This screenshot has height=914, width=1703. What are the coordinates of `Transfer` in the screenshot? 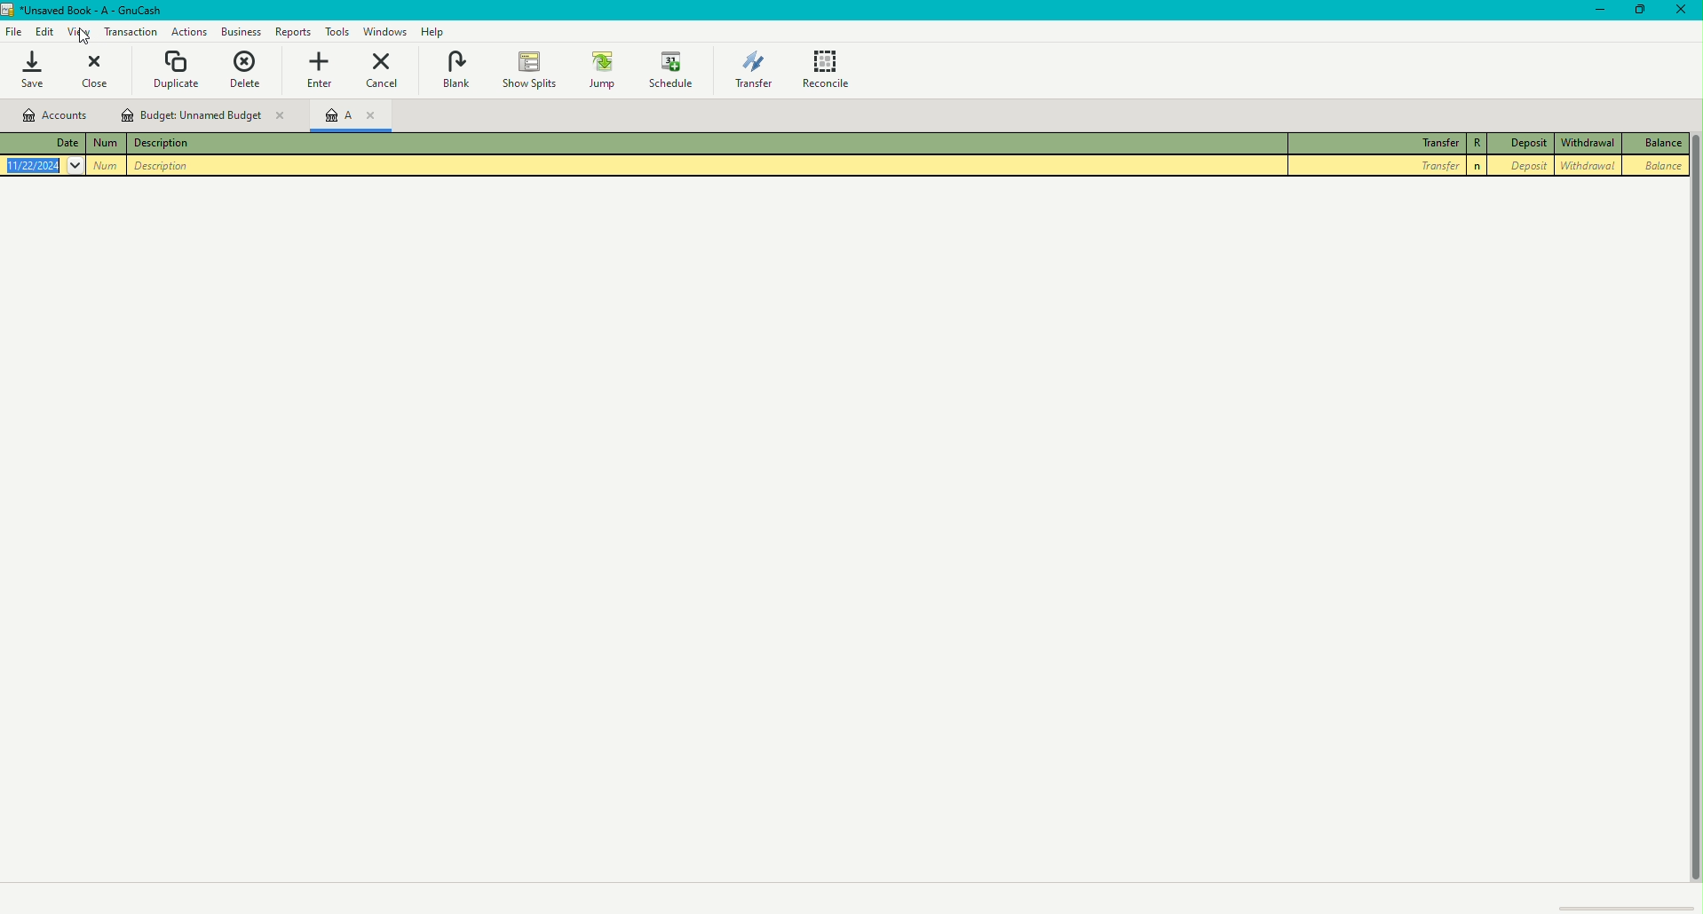 It's located at (1372, 144).